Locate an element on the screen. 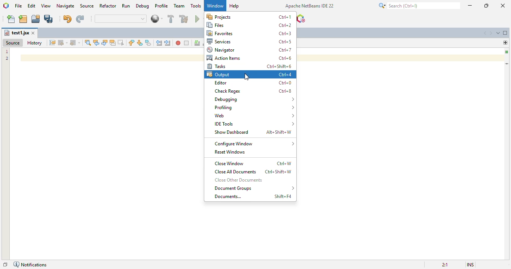  pause I/O checks is located at coordinates (300, 18).